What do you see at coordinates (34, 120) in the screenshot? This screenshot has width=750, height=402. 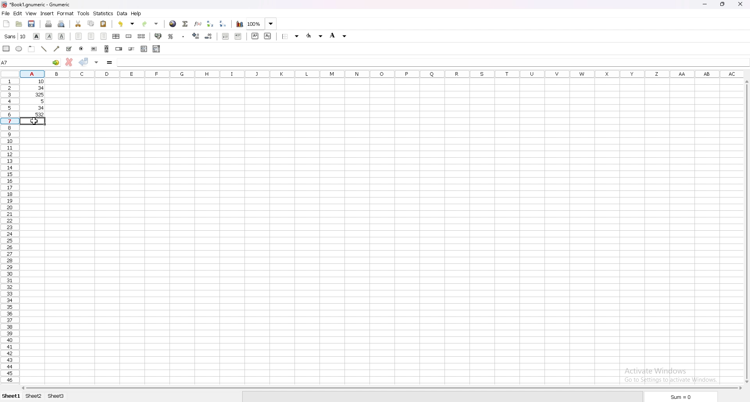 I see `cursor` at bounding box center [34, 120].